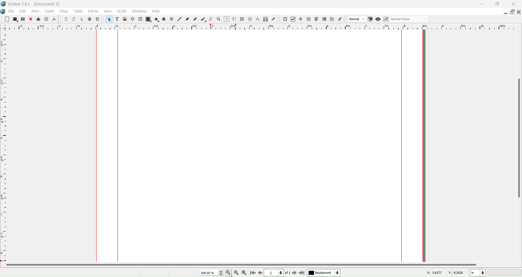 The width and height of the screenshot is (522, 277). What do you see at coordinates (64, 11) in the screenshot?
I see `Page` at bounding box center [64, 11].